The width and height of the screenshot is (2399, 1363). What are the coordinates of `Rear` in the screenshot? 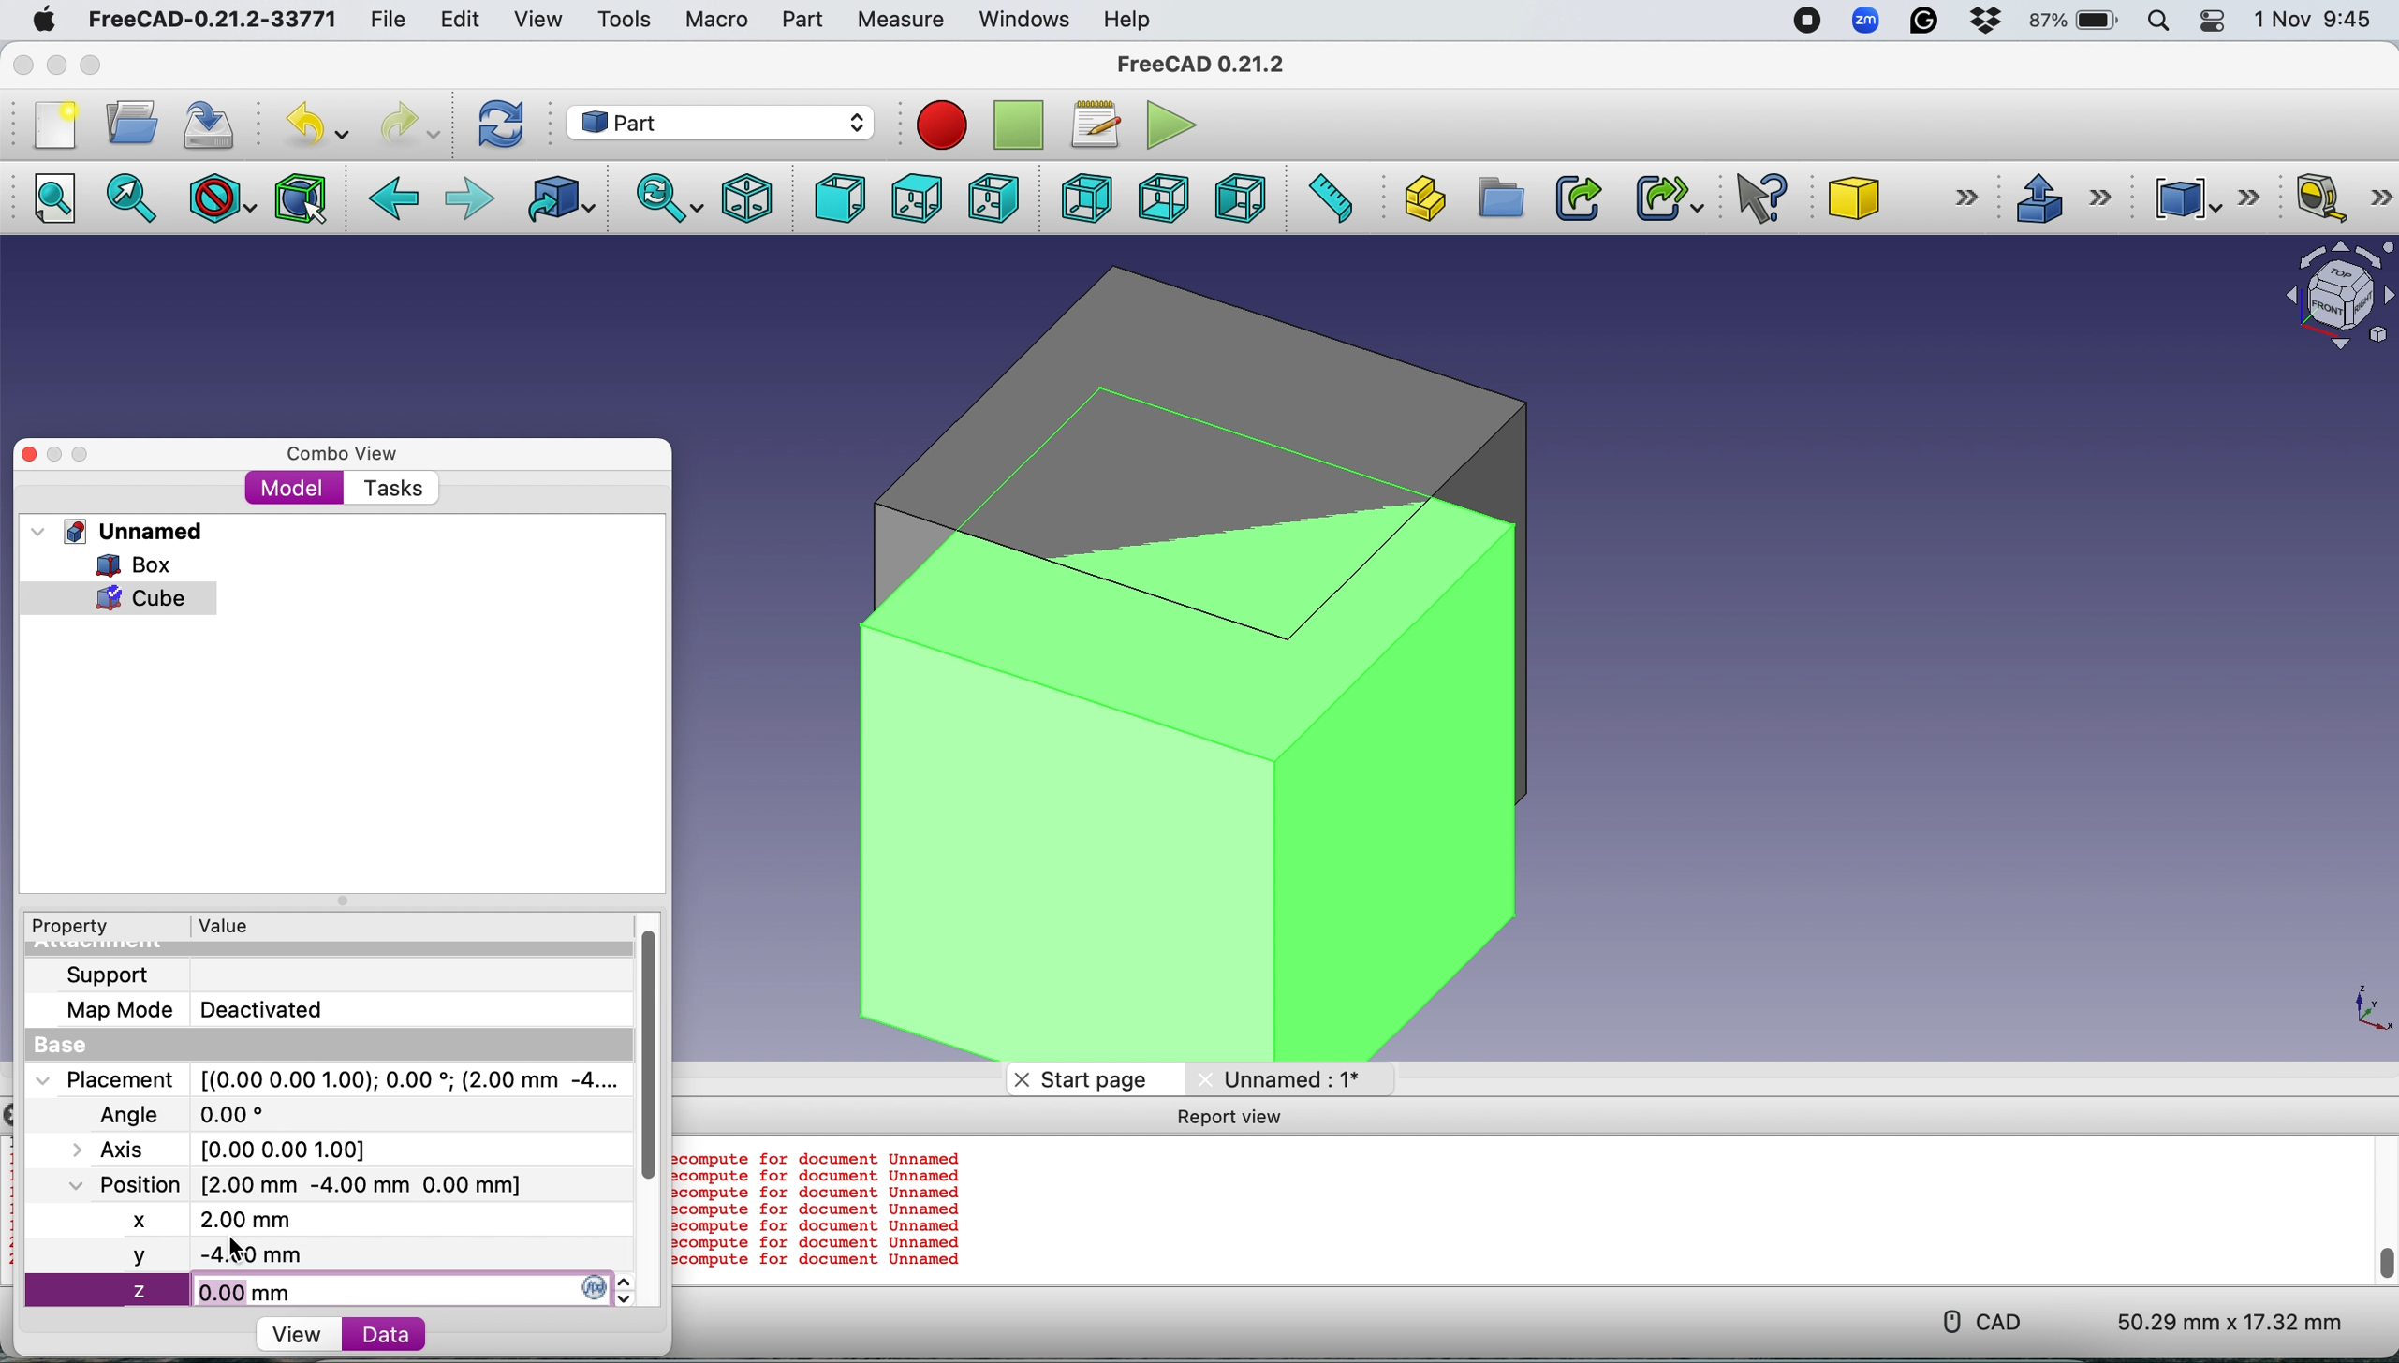 It's located at (1082, 198).